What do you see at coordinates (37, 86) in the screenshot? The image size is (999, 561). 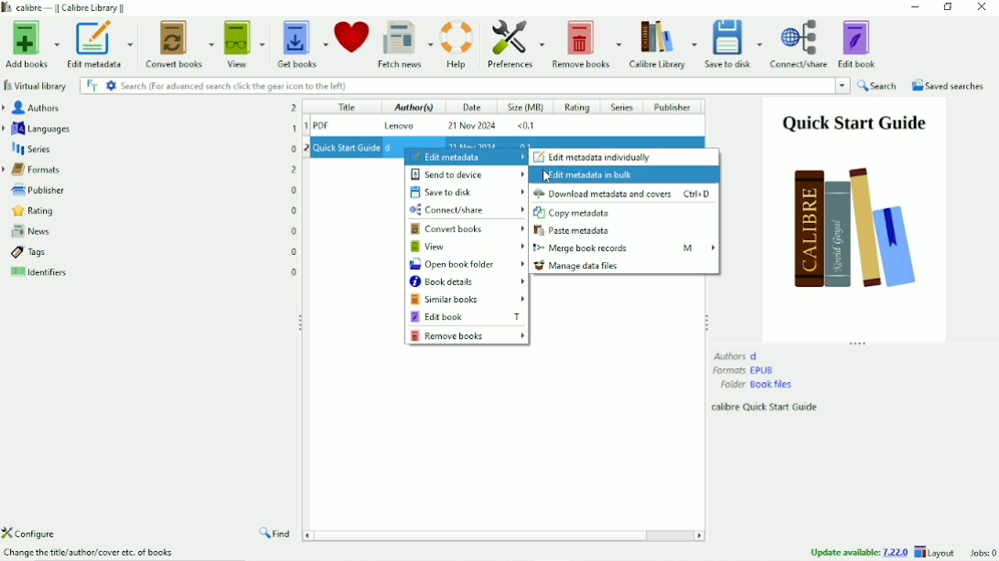 I see `Virtual library` at bounding box center [37, 86].